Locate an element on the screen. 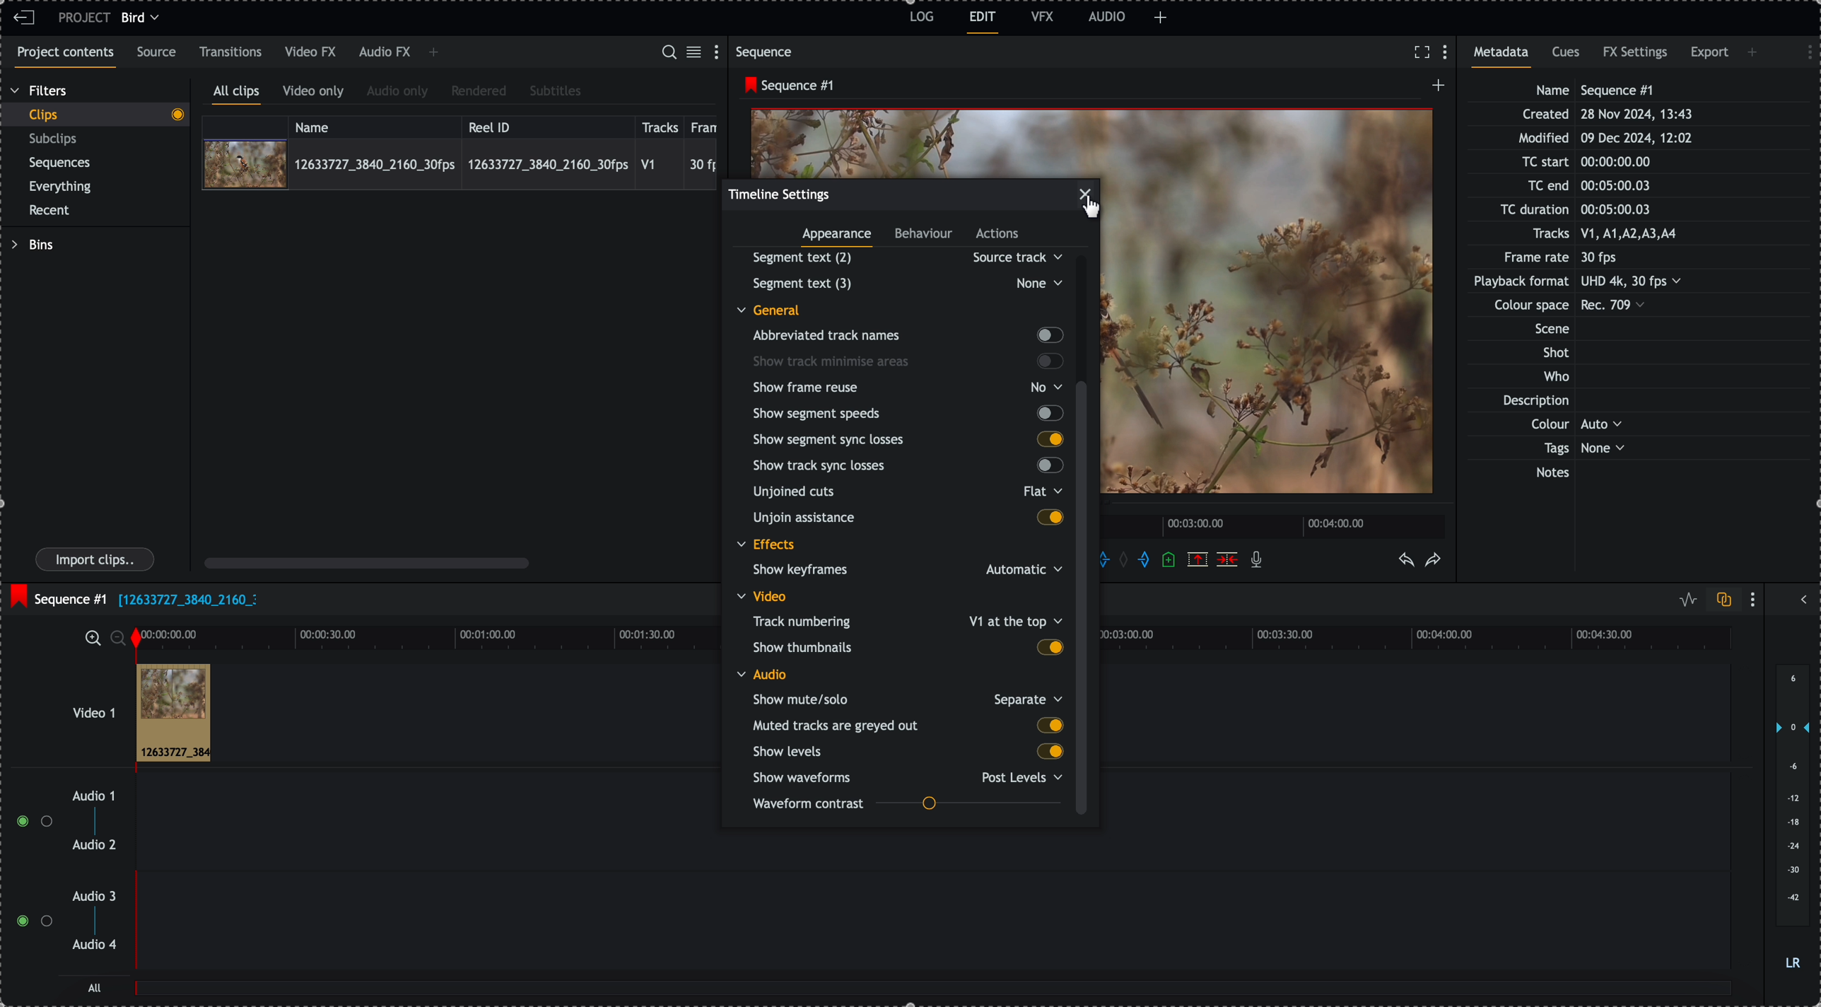 This screenshot has height=1007, width=1821. subclips is located at coordinates (56, 139).